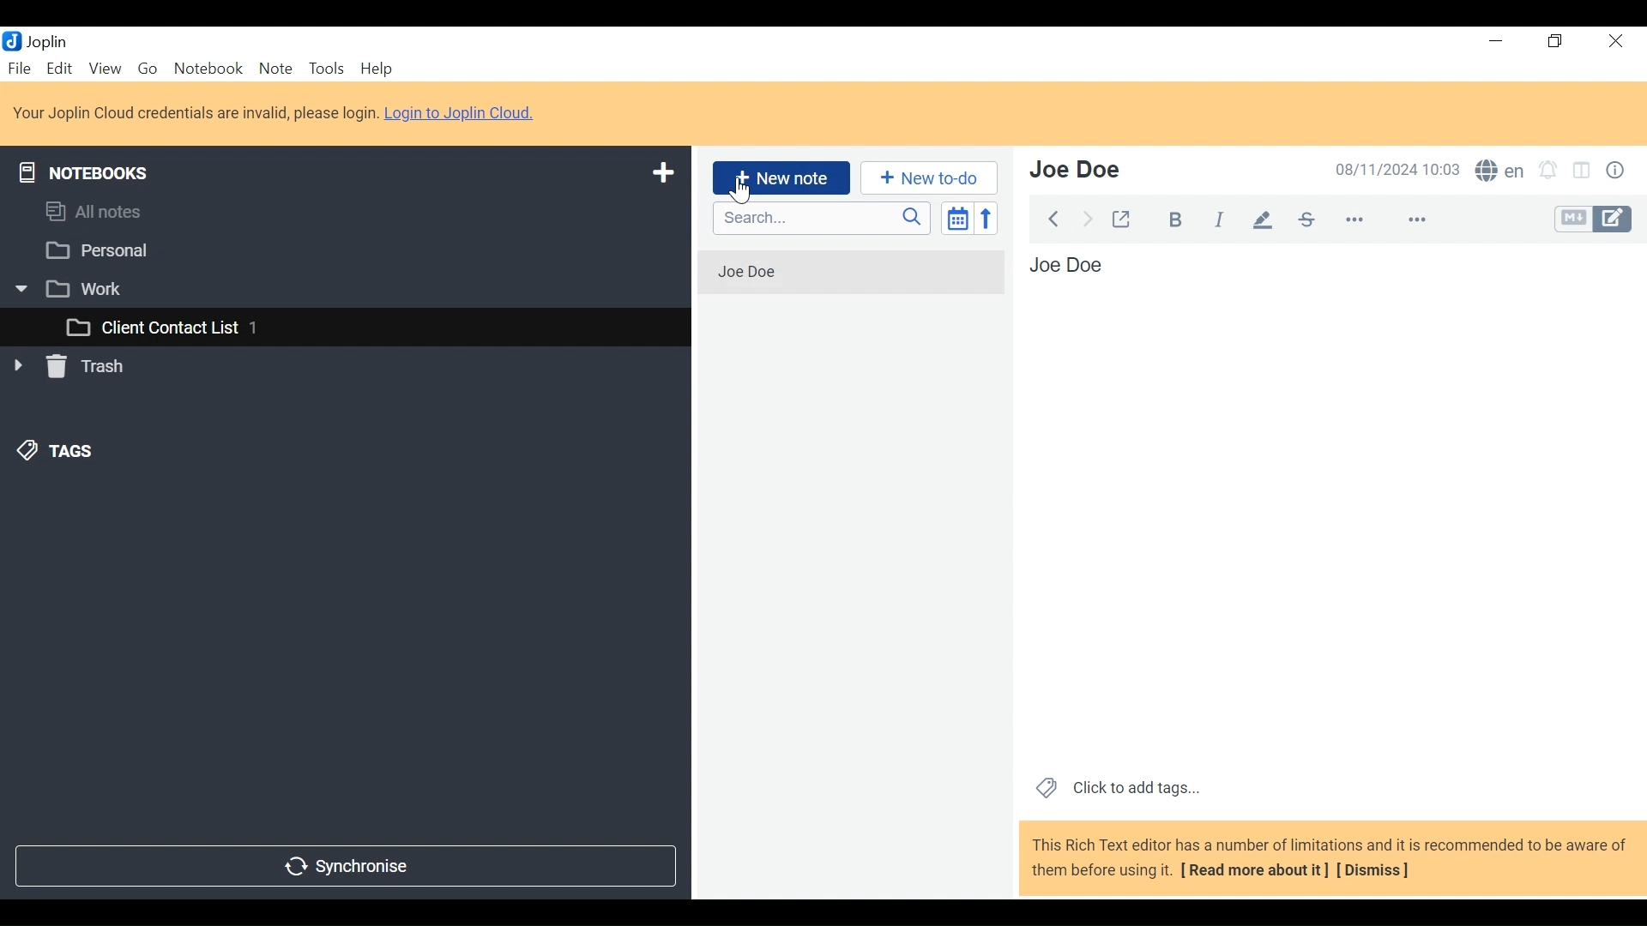 The image size is (1647, 926). What do you see at coordinates (1088, 218) in the screenshot?
I see `Forward` at bounding box center [1088, 218].